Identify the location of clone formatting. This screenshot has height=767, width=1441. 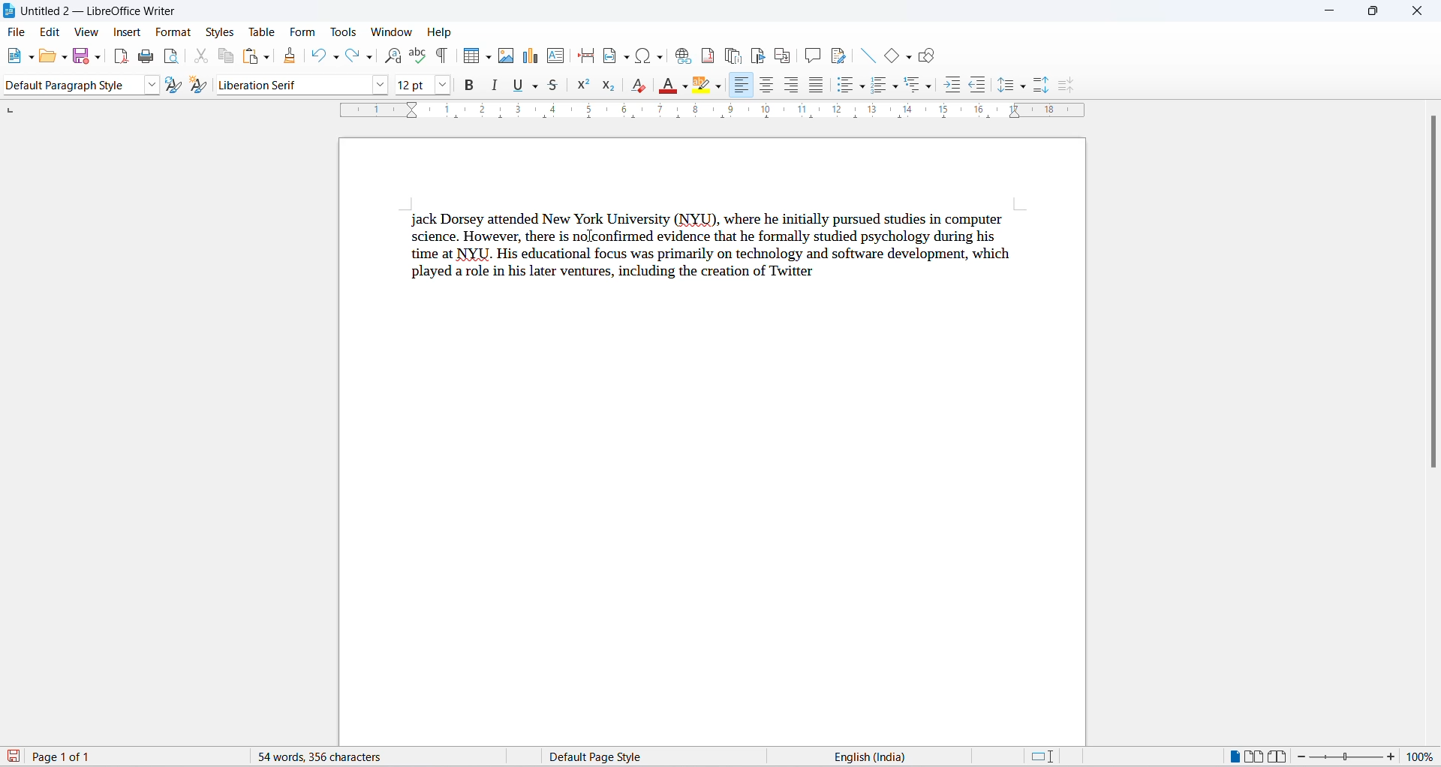
(292, 56).